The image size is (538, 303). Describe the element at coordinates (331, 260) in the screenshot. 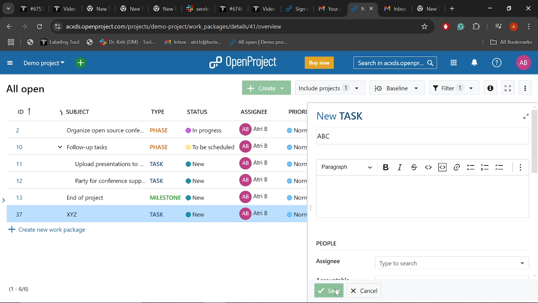

I see `assignee` at that location.